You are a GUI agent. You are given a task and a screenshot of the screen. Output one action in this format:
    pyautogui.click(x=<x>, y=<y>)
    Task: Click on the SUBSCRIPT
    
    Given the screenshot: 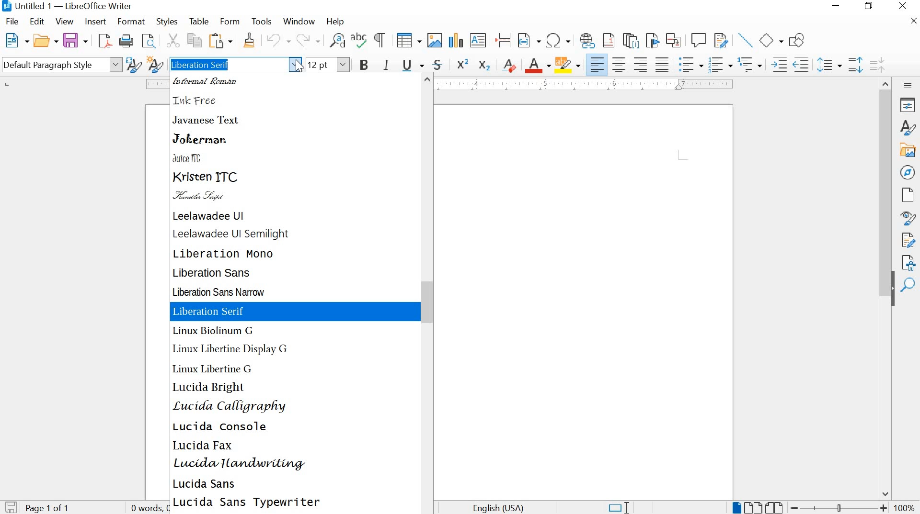 What is the action you would take?
    pyautogui.click(x=485, y=64)
    